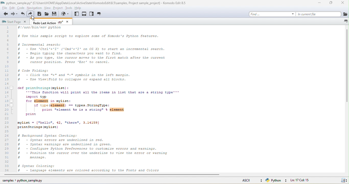 The width and height of the screenshot is (349, 184). I want to click on list all tabs, so click(343, 22).